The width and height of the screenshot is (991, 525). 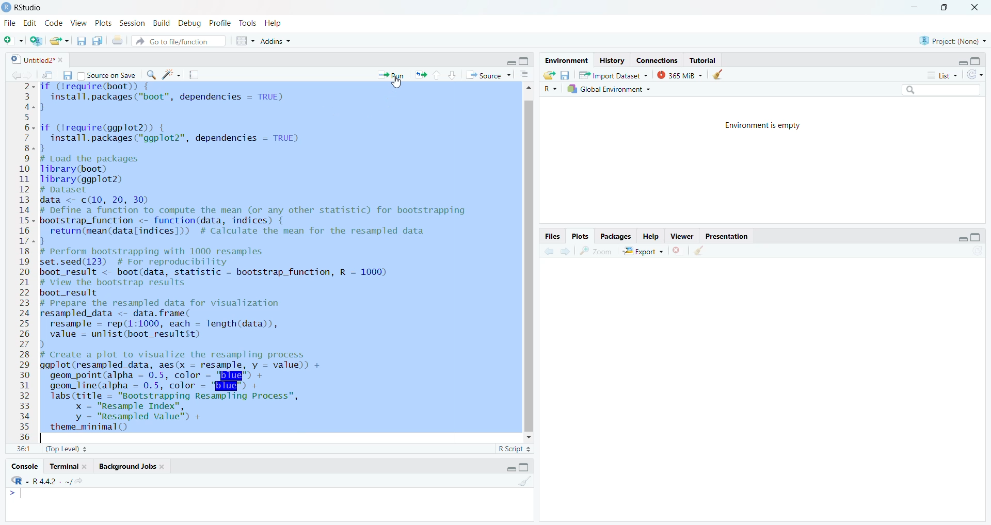 I want to click on 1:1, so click(x=24, y=448).